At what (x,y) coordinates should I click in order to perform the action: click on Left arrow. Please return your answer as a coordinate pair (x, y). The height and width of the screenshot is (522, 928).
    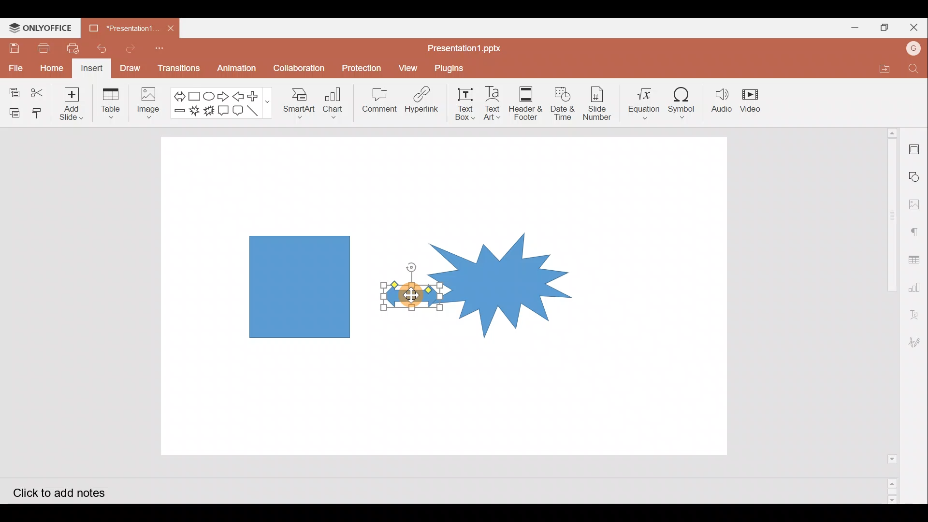
    Looking at the image, I should click on (240, 96).